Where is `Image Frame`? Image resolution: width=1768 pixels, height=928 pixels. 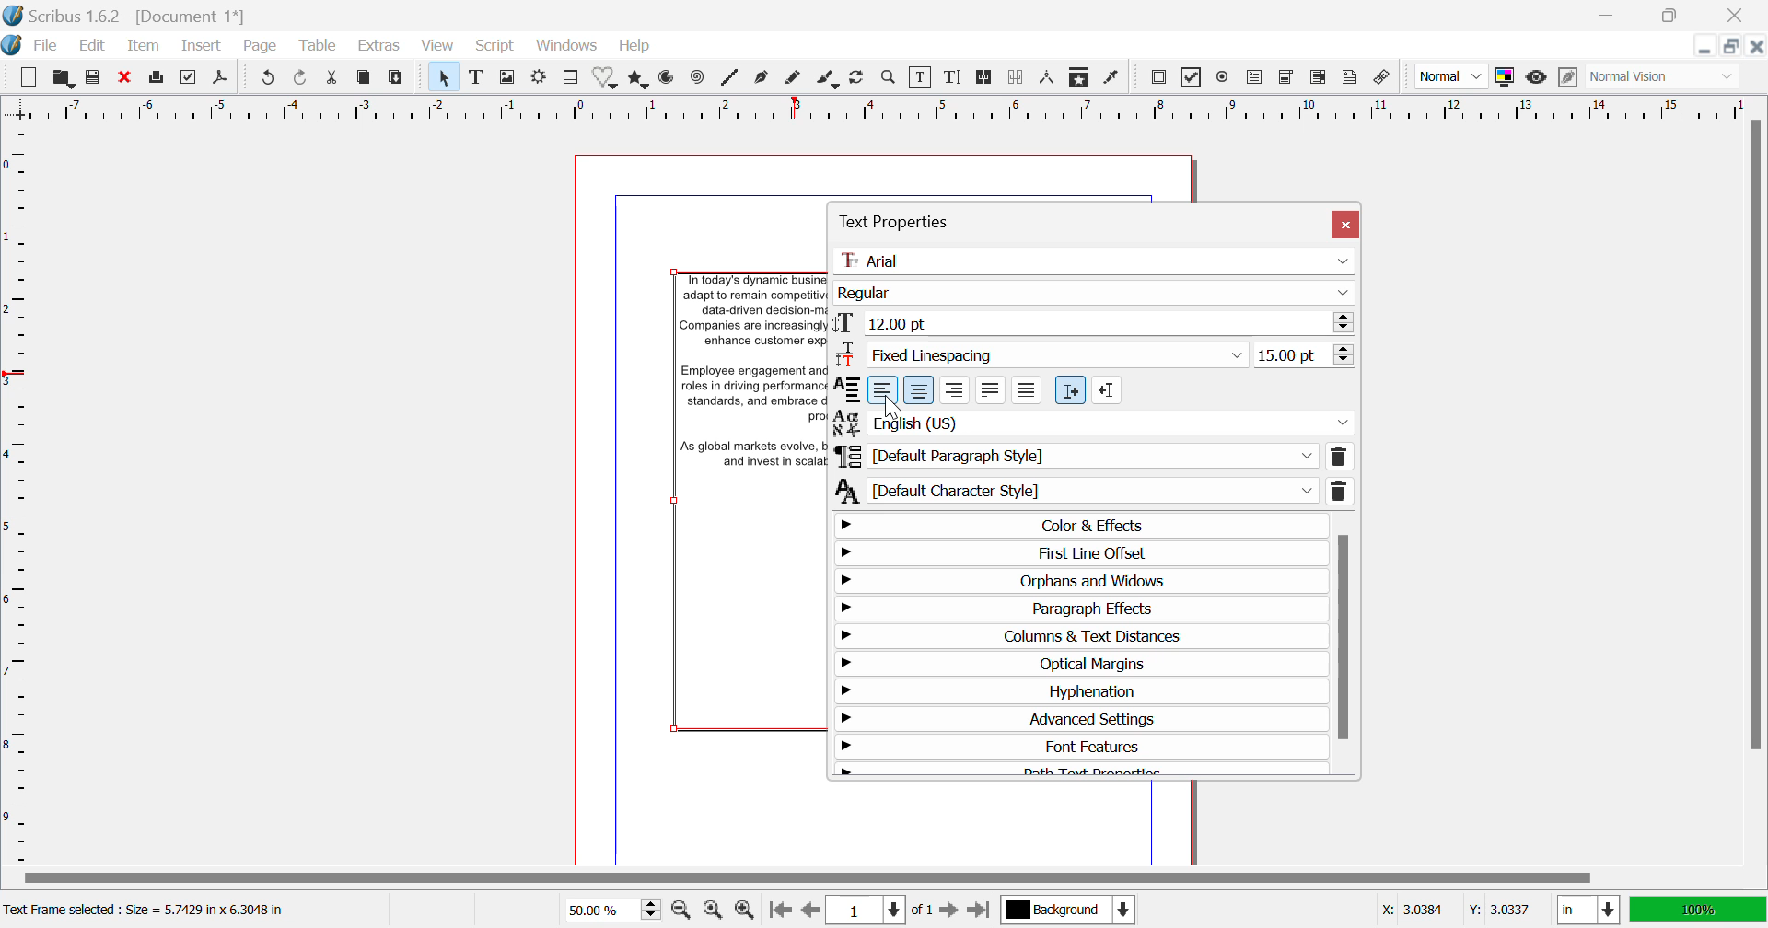 Image Frame is located at coordinates (508, 77).